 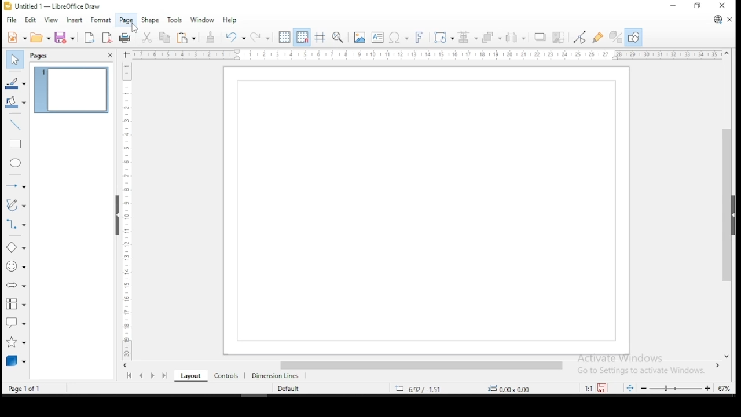 I want to click on transformations, so click(x=443, y=38).